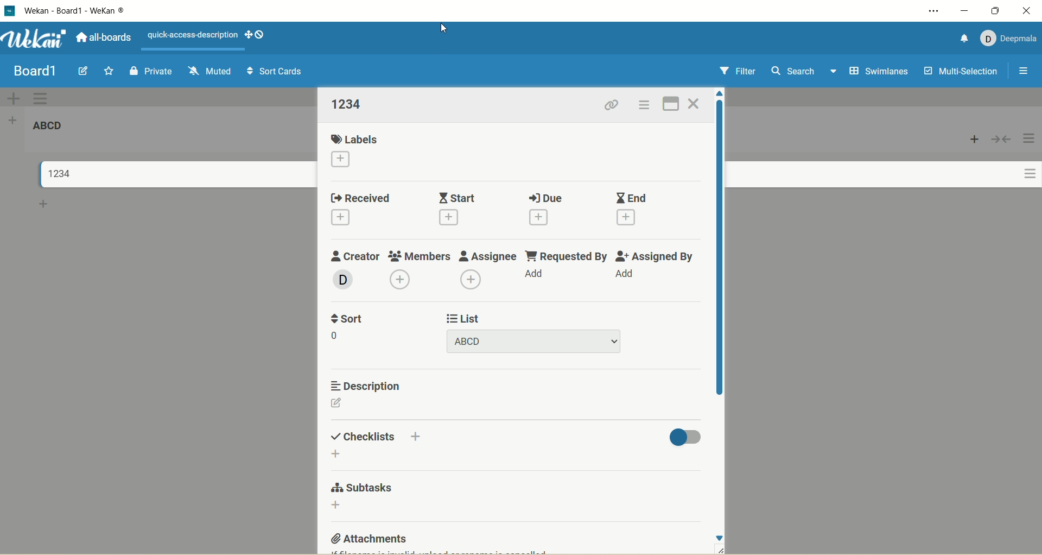 The height and width of the screenshot is (555, 1042). Describe the element at coordinates (418, 436) in the screenshot. I see `add` at that location.